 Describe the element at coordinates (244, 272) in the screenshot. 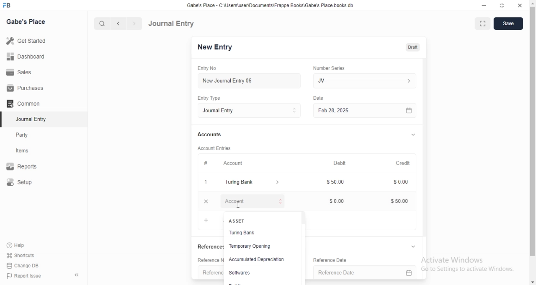

I see ` Softwares` at that location.